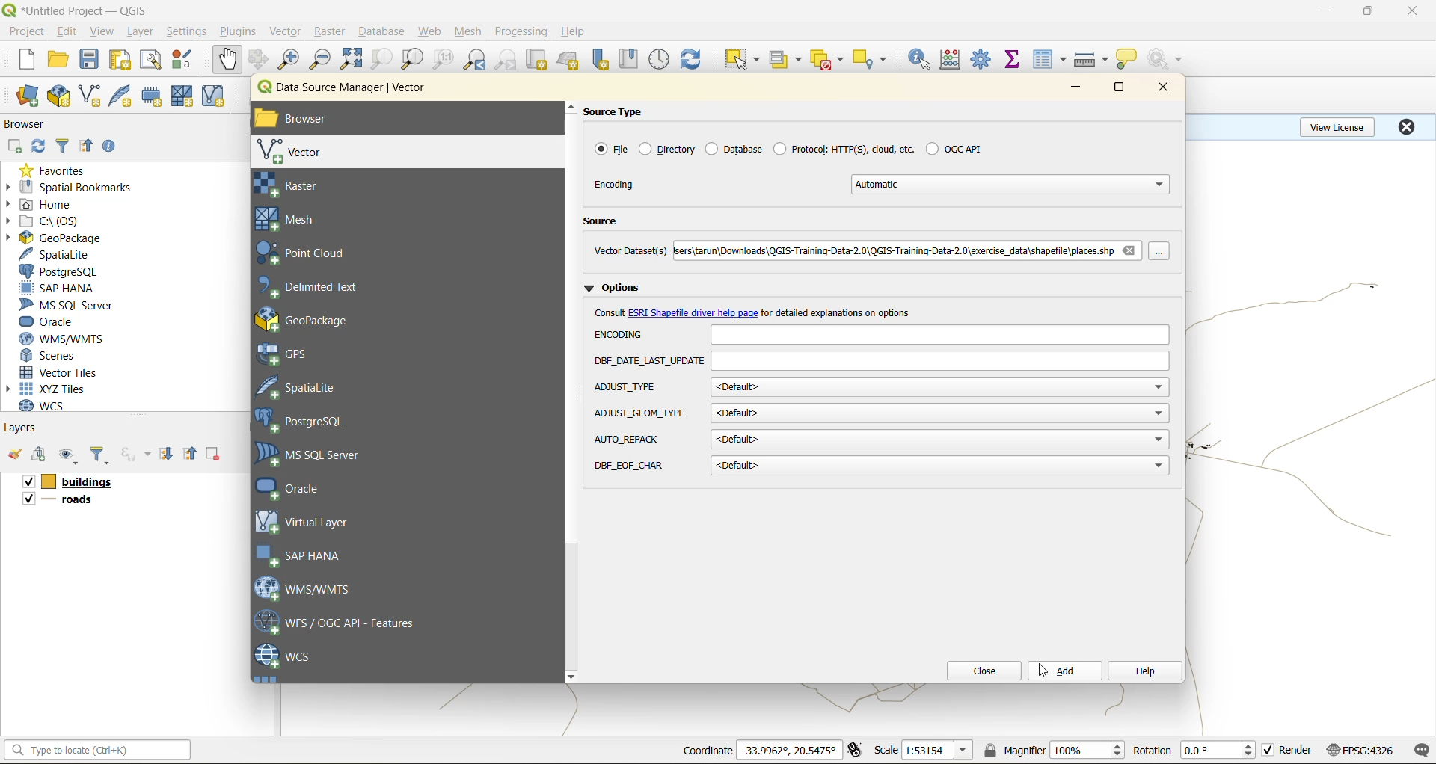 This screenshot has height=764, width=1436. What do you see at coordinates (25, 59) in the screenshot?
I see `new` at bounding box center [25, 59].